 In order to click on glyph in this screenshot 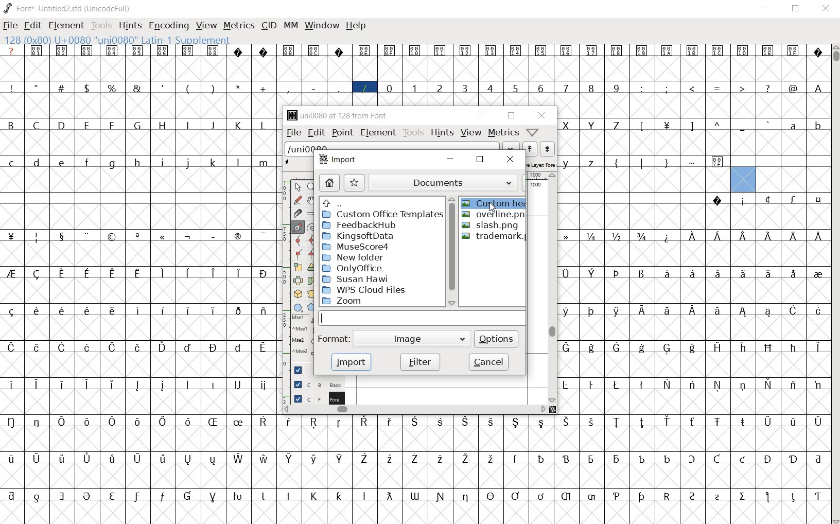, I will do `click(61, 87)`.